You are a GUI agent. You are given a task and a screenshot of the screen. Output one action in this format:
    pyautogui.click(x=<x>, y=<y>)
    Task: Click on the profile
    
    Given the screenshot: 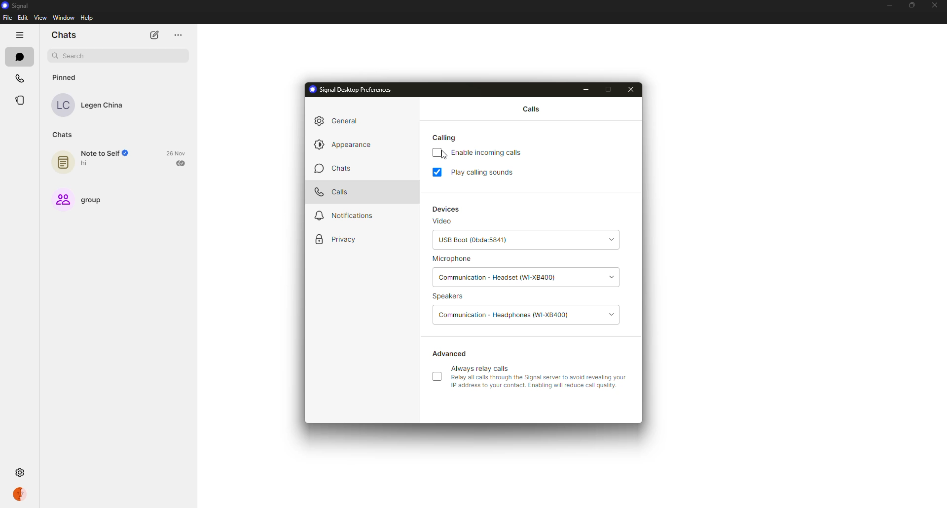 What is the action you would take?
    pyautogui.click(x=21, y=495)
    